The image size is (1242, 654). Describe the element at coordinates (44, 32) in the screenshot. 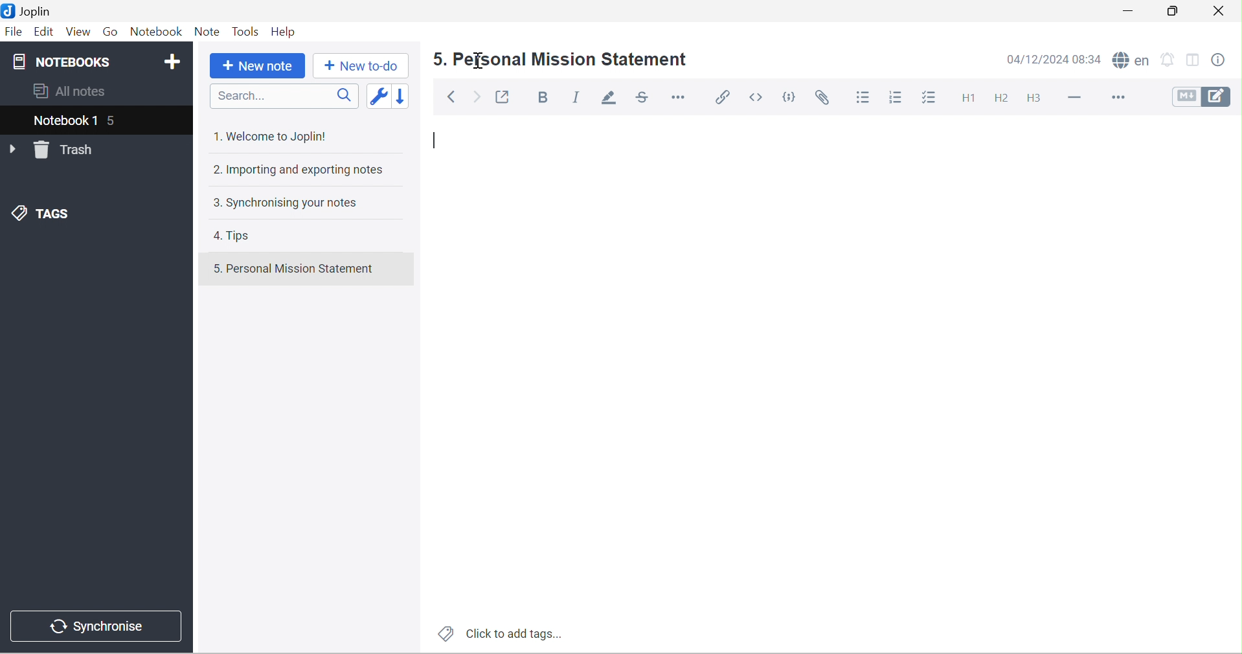

I see `Edit` at that location.